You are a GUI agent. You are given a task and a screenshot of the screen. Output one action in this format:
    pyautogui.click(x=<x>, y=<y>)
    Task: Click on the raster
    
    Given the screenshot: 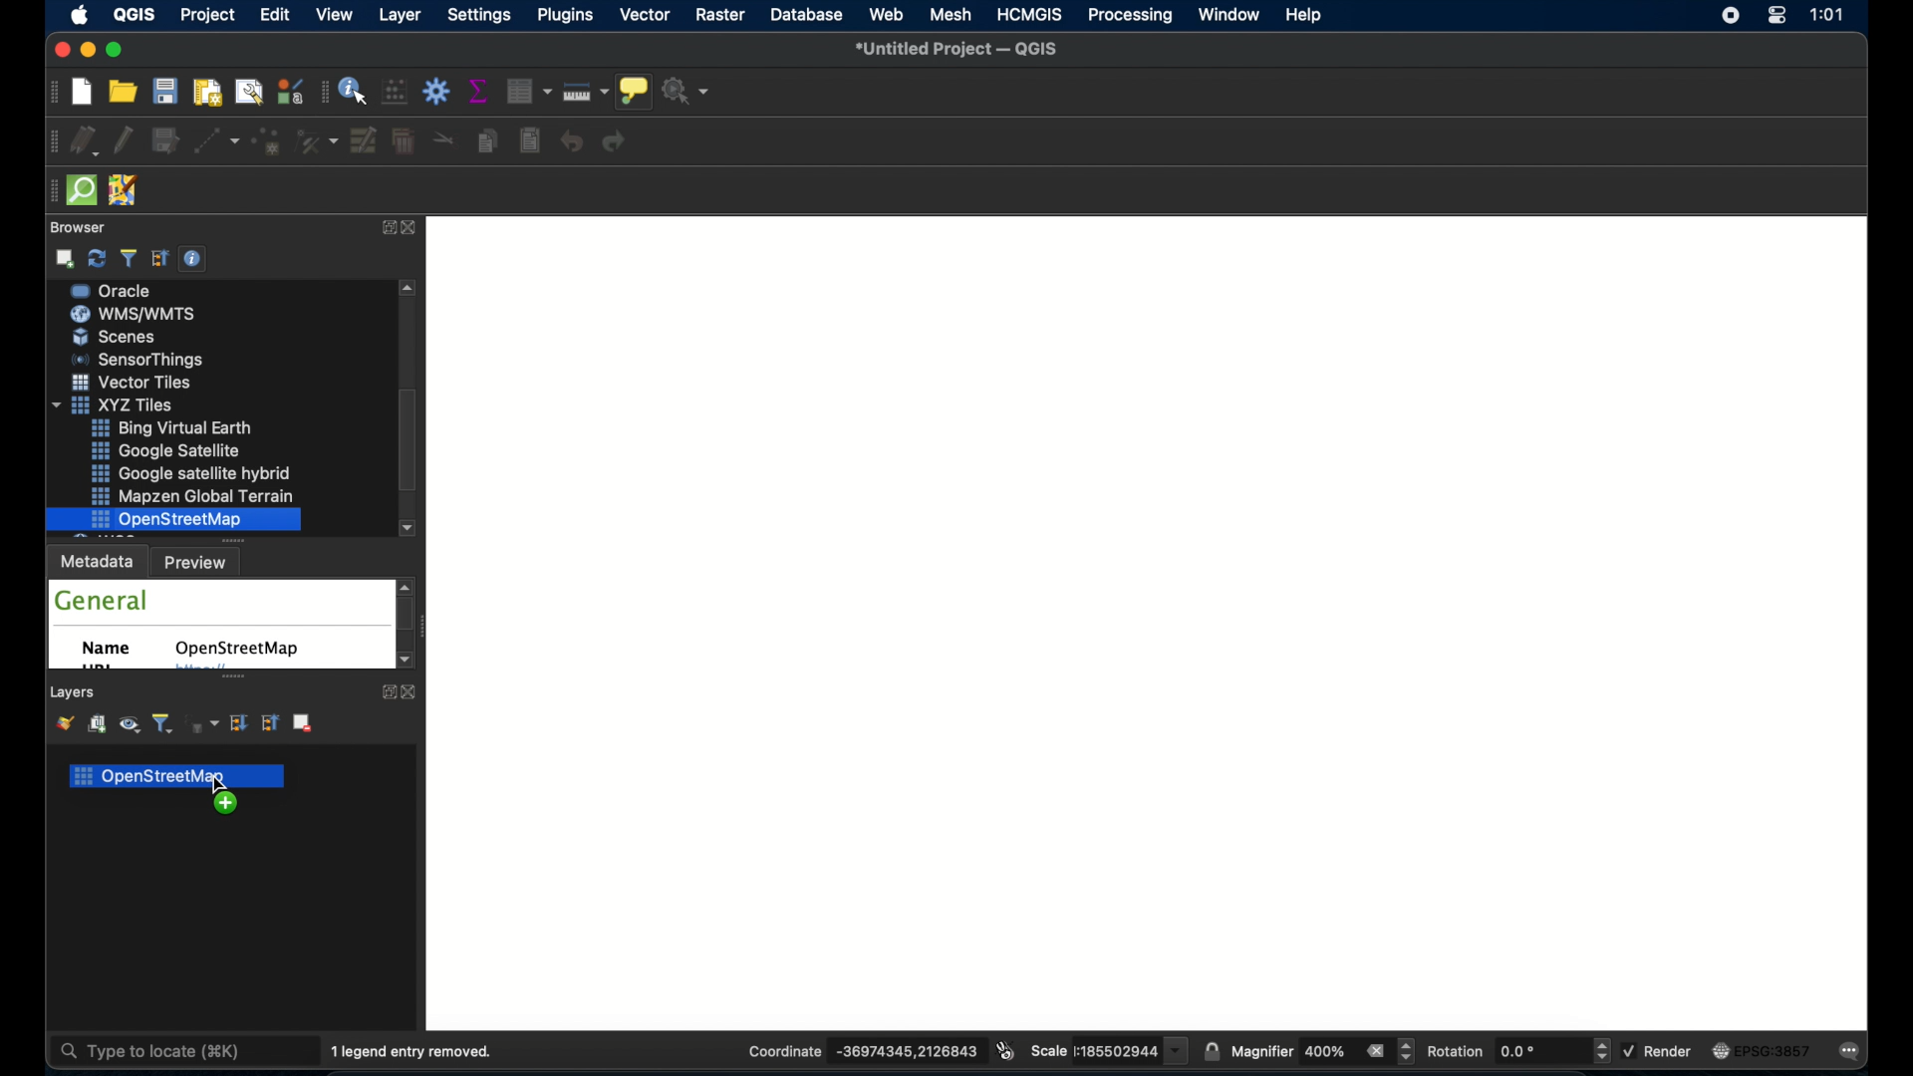 What is the action you would take?
    pyautogui.click(x=720, y=15)
    